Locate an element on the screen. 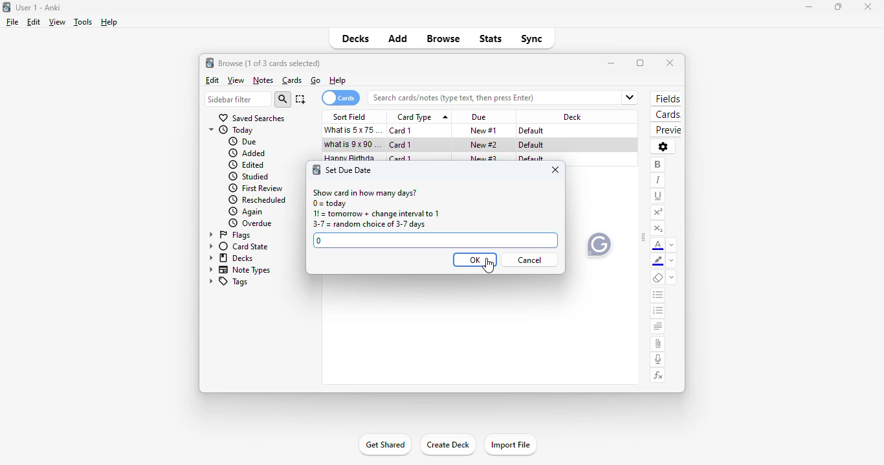  file is located at coordinates (12, 22).